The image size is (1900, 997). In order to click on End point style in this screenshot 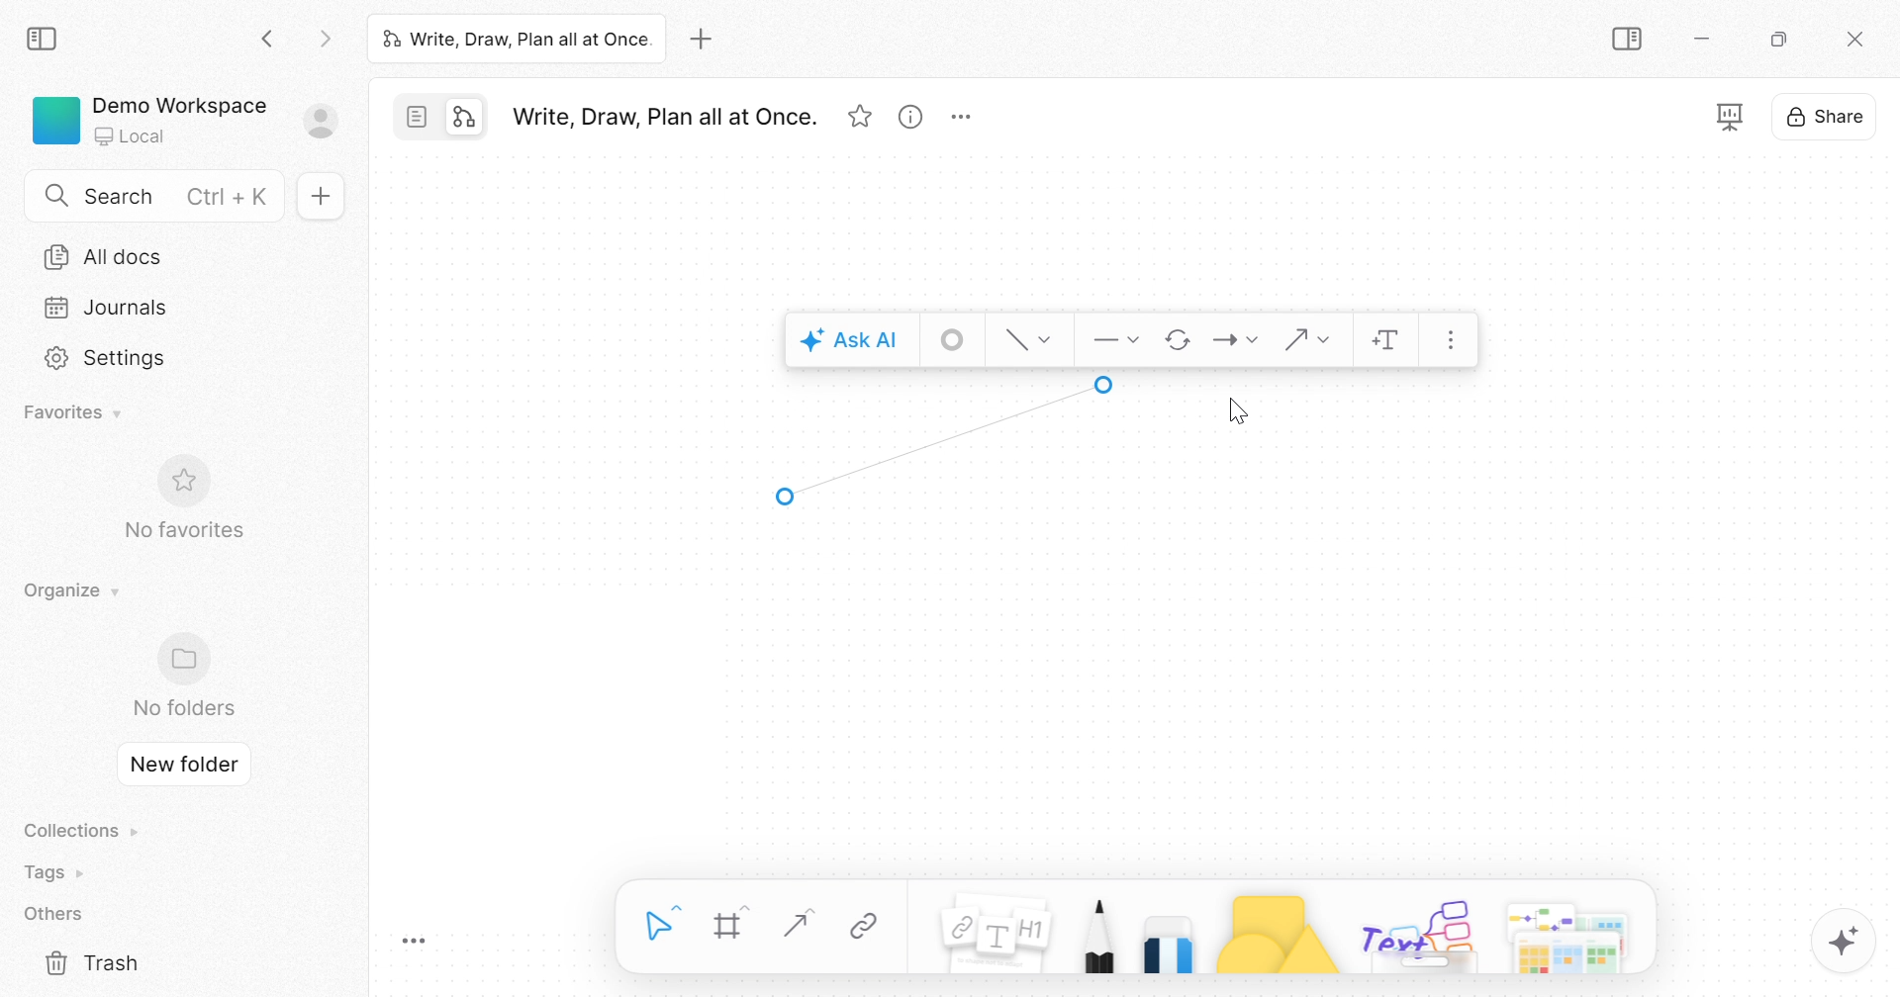, I will do `click(1239, 276)`.